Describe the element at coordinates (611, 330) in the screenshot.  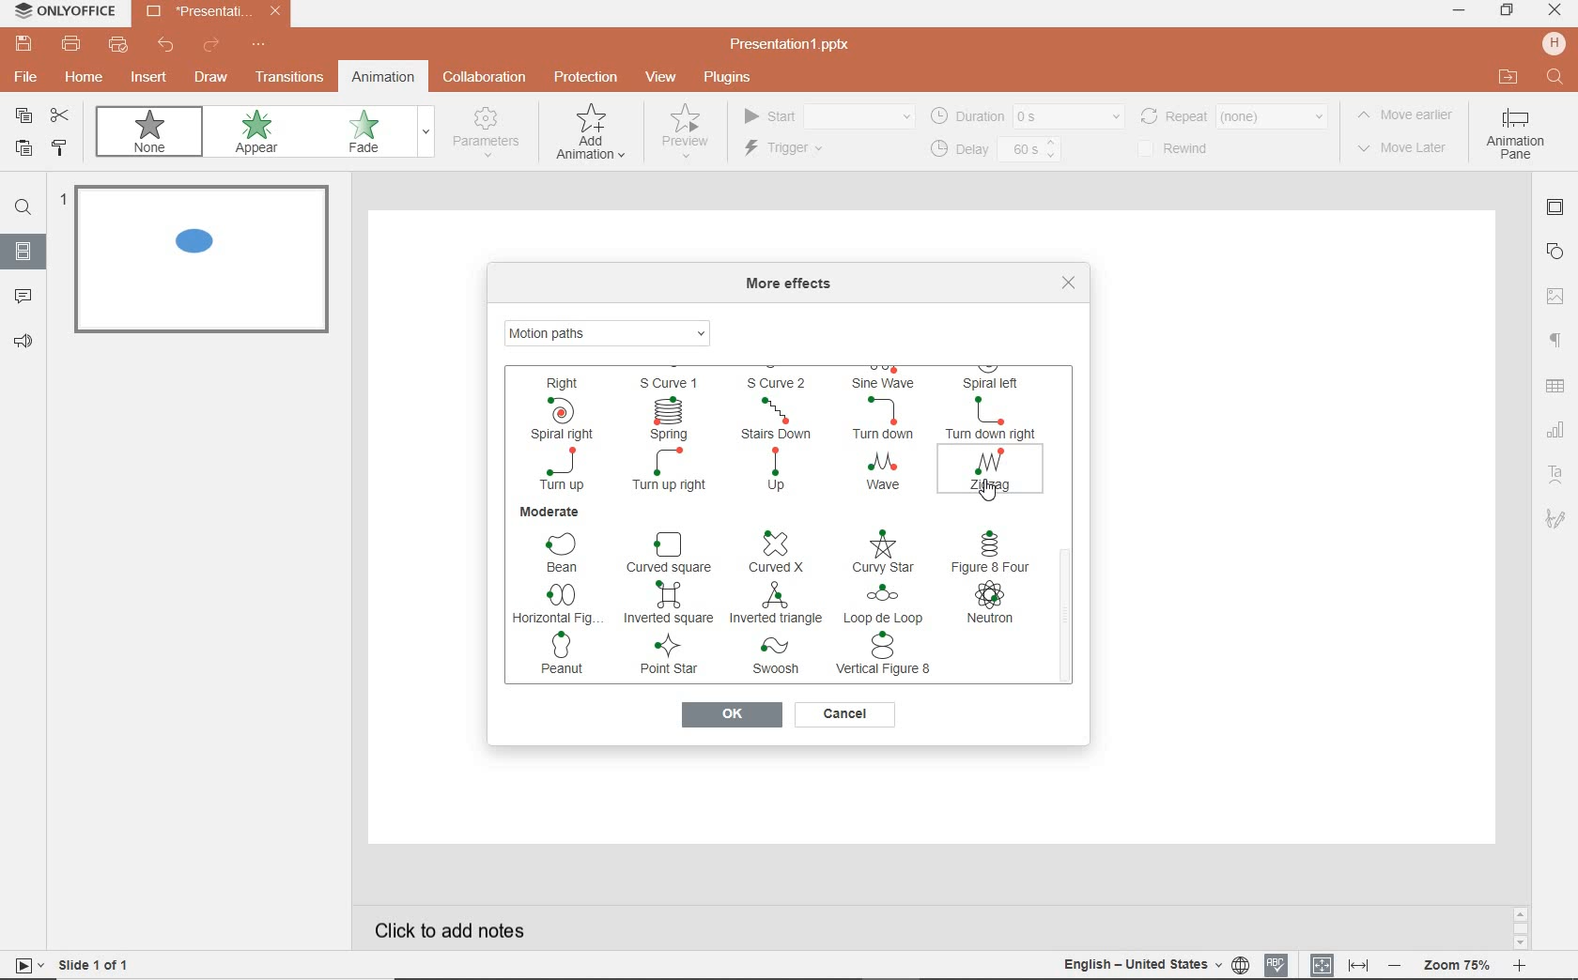
I see `ENTRANCE EFFECT` at that location.